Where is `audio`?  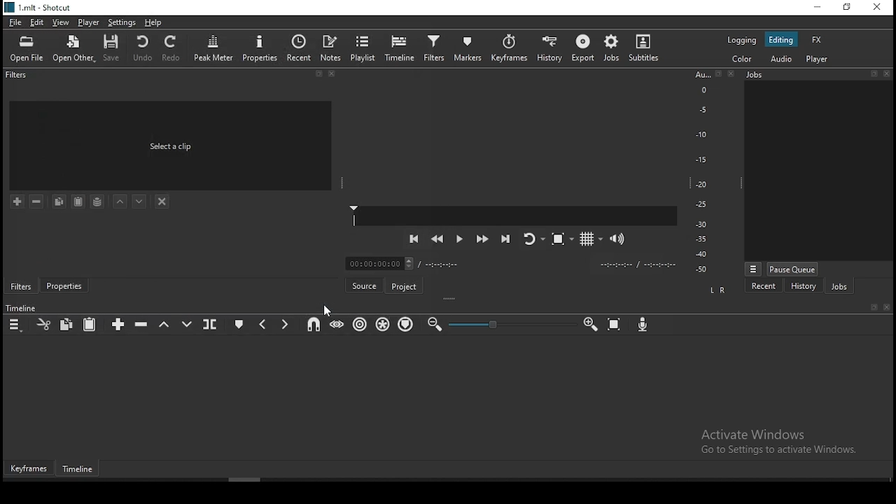
audio is located at coordinates (783, 59).